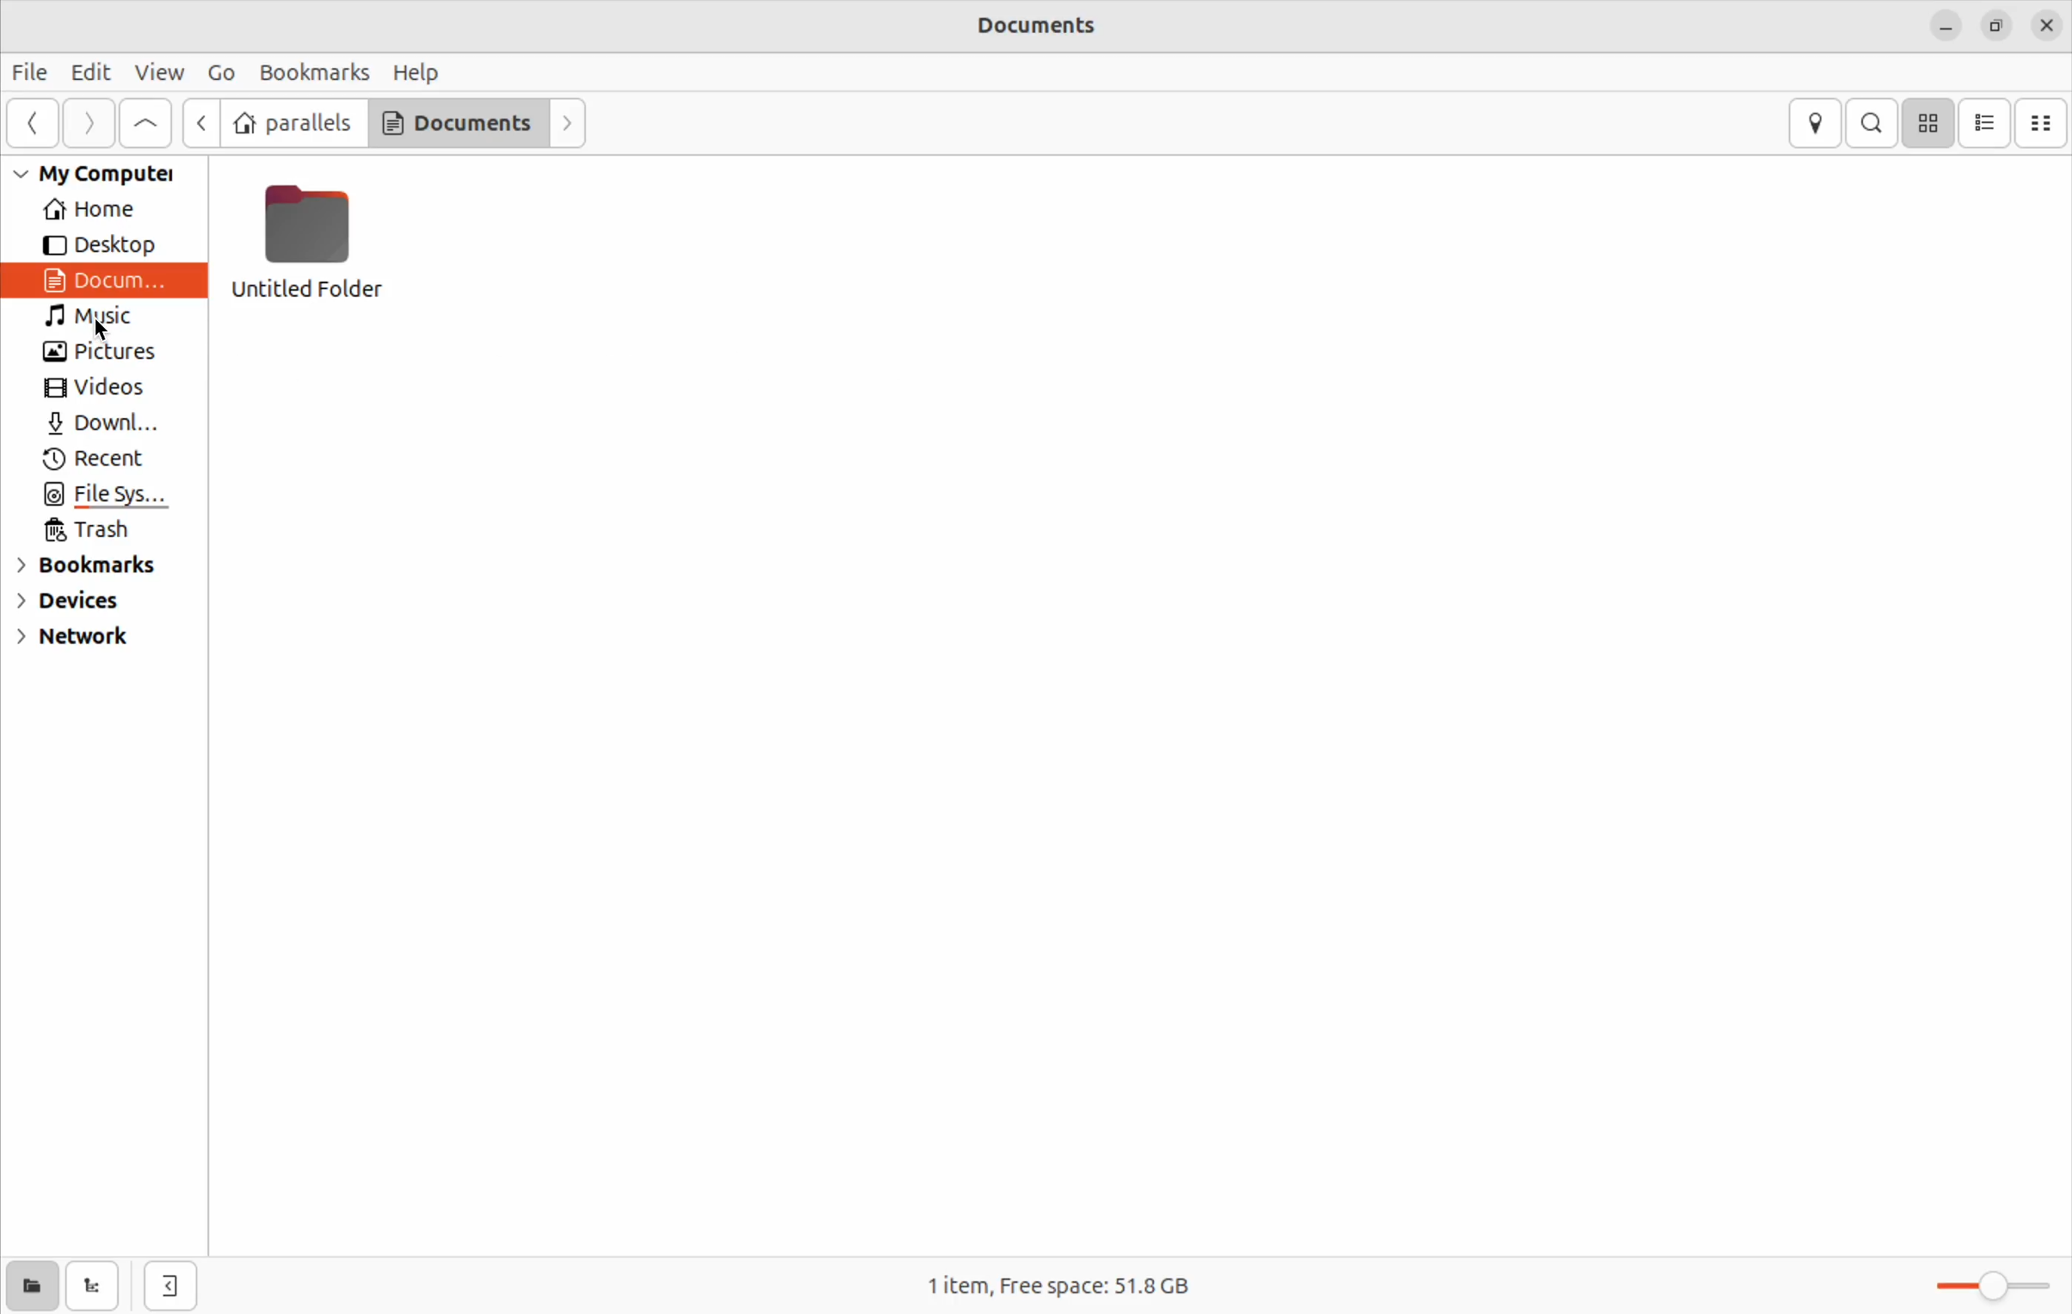 The image size is (2072, 1314). What do you see at coordinates (96, 531) in the screenshot?
I see `Trash` at bounding box center [96, 531].